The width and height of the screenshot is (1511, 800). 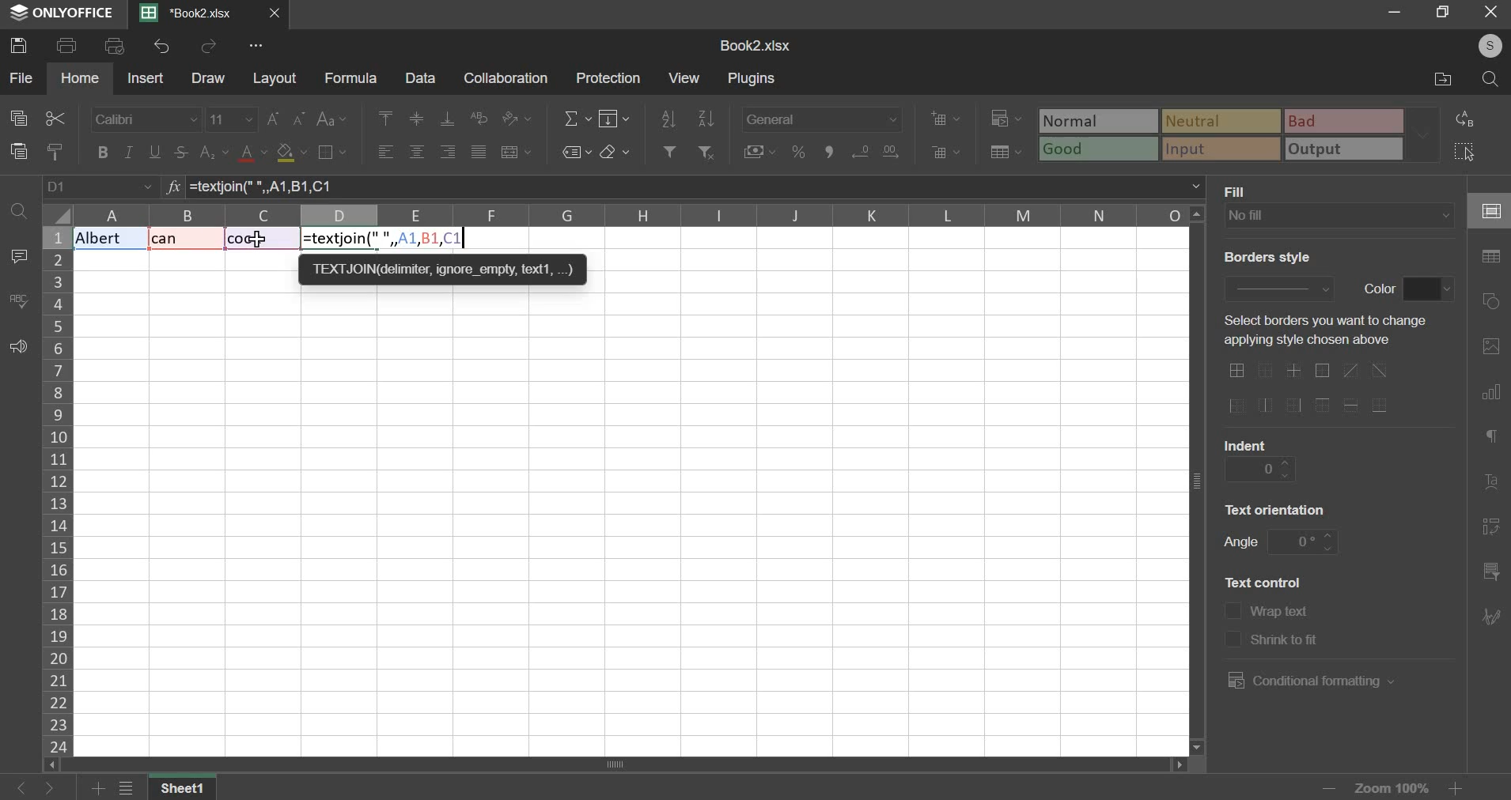 I want to click on copy style, so click(x=56, y=151).